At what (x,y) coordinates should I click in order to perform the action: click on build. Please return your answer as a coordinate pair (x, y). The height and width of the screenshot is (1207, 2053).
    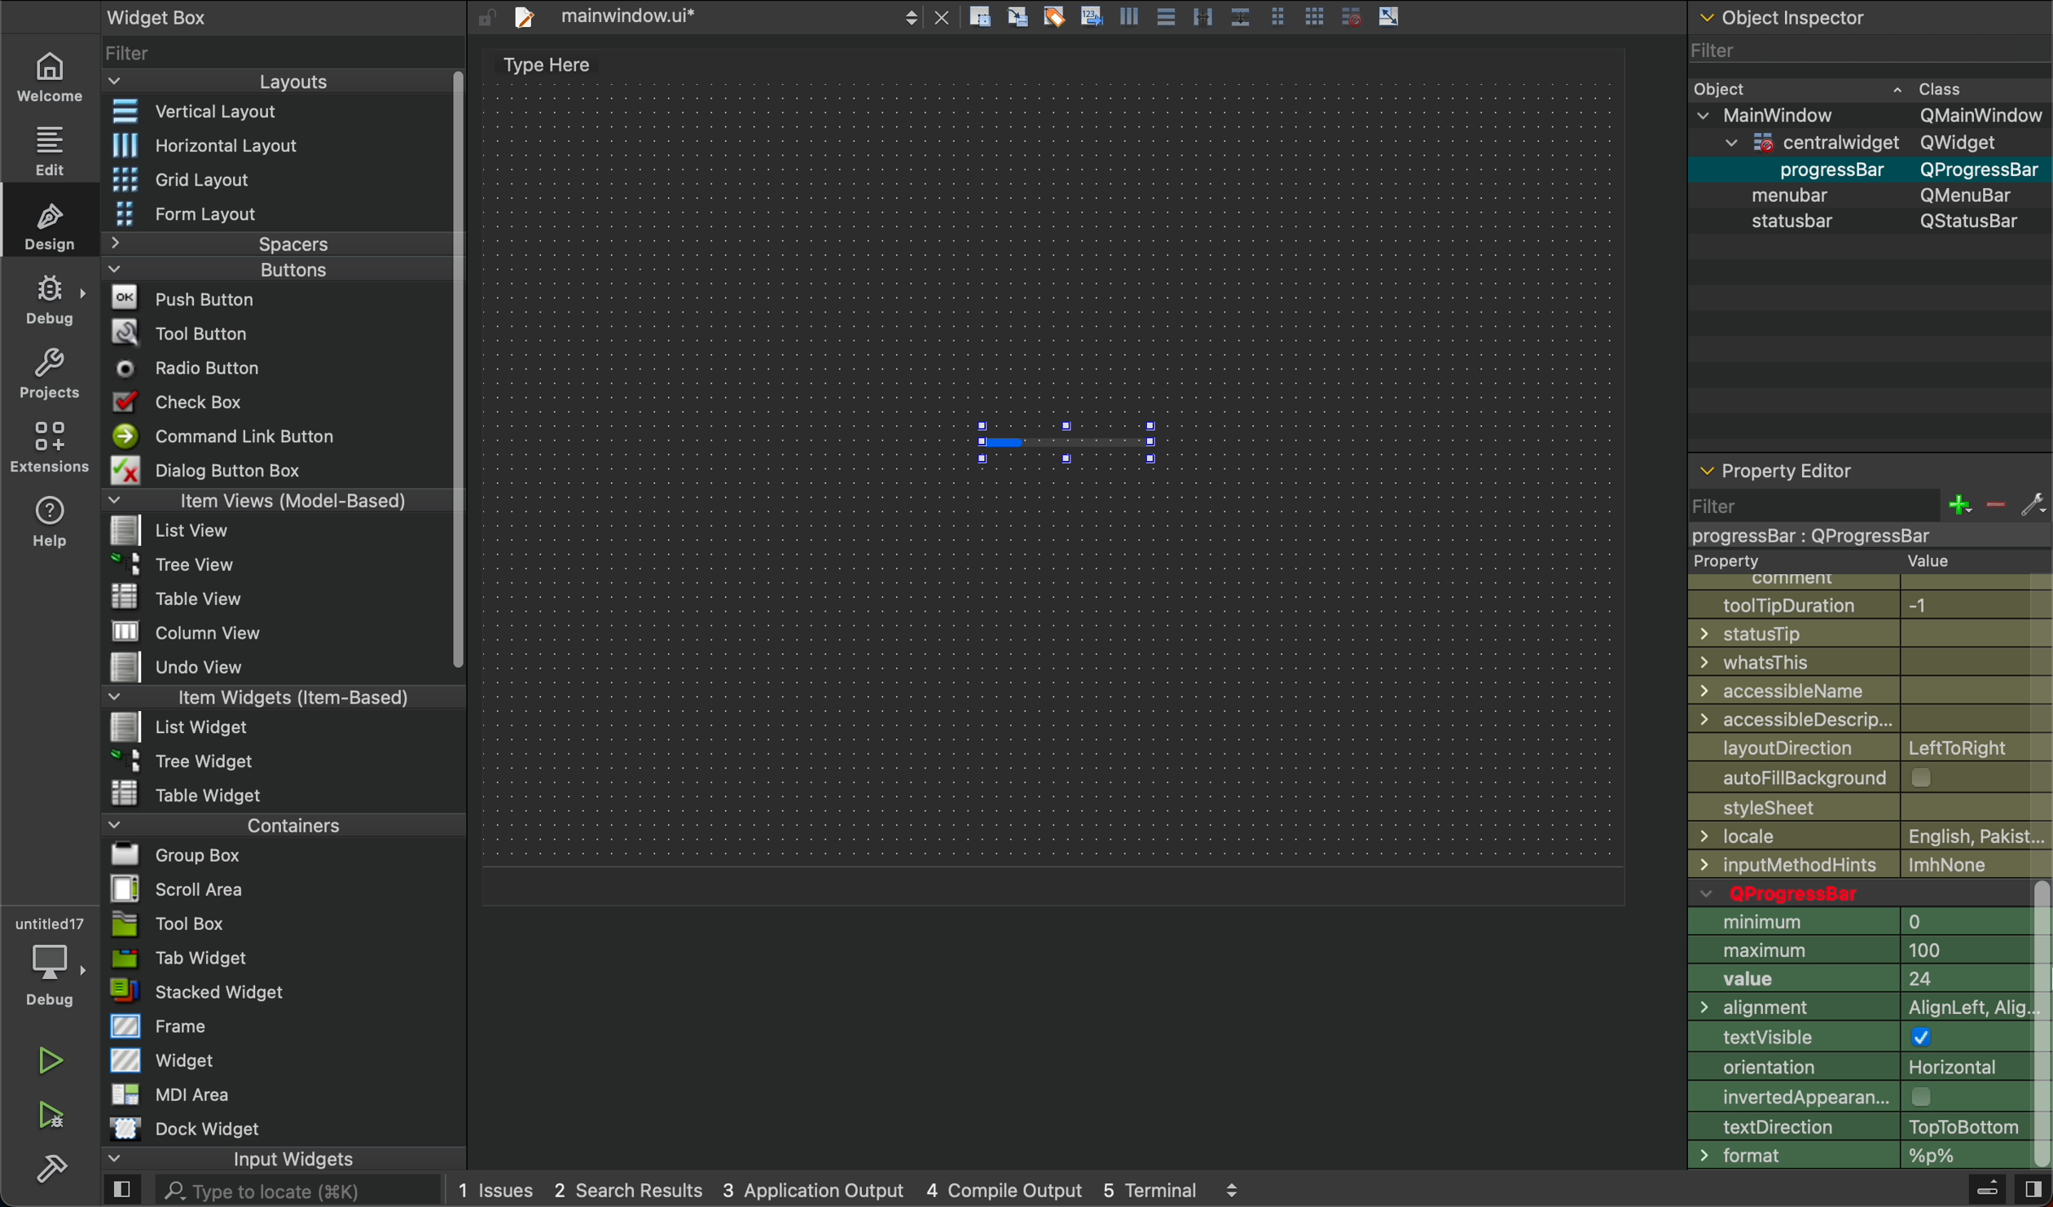
    Looking at the image, I should click on (51, 1165).